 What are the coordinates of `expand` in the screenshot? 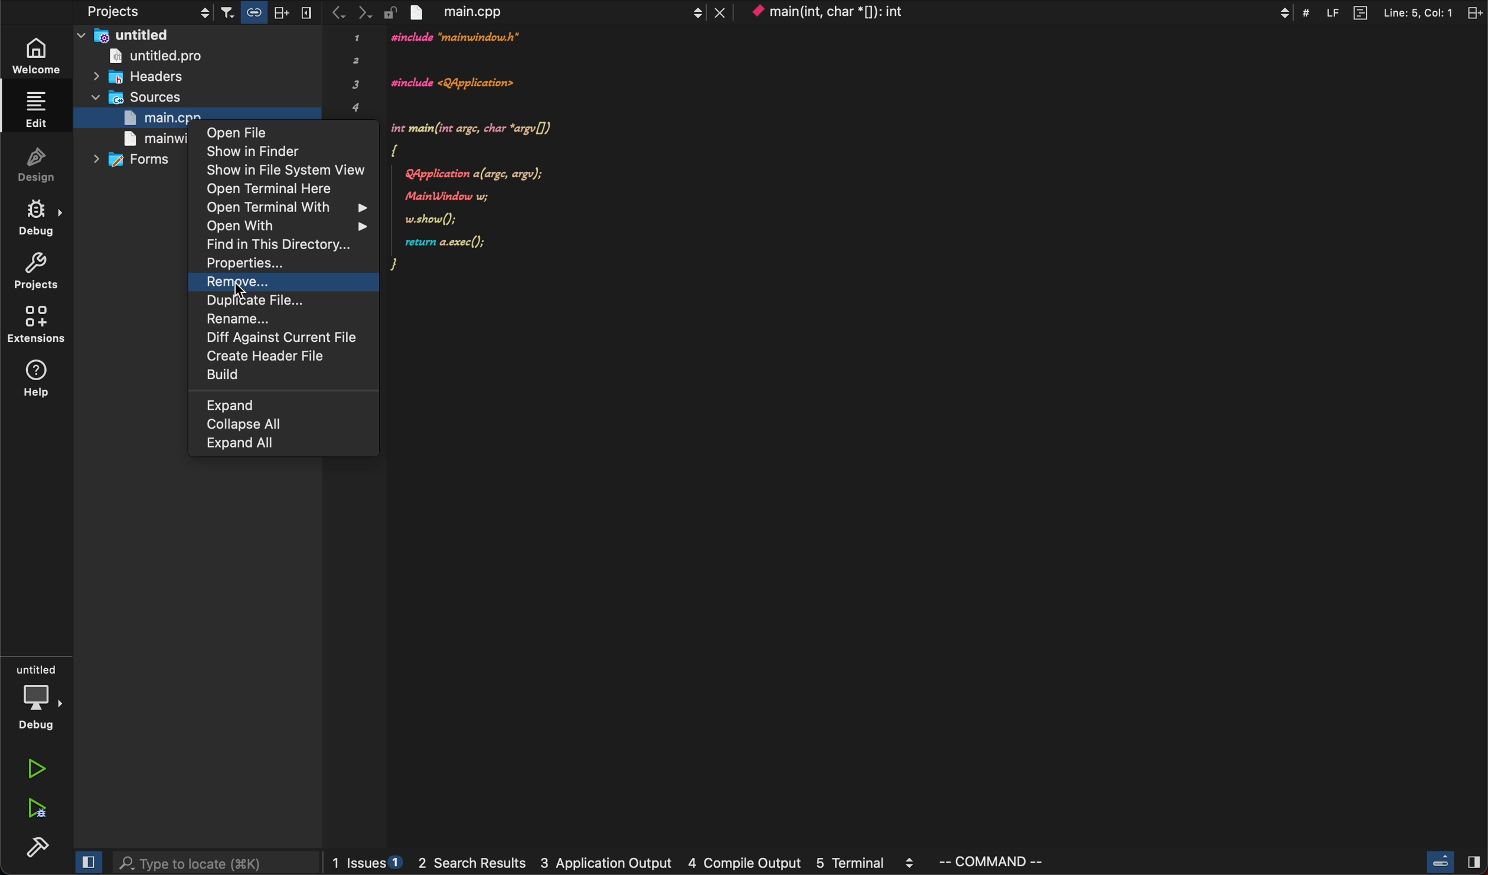 It's located at (239, 406).